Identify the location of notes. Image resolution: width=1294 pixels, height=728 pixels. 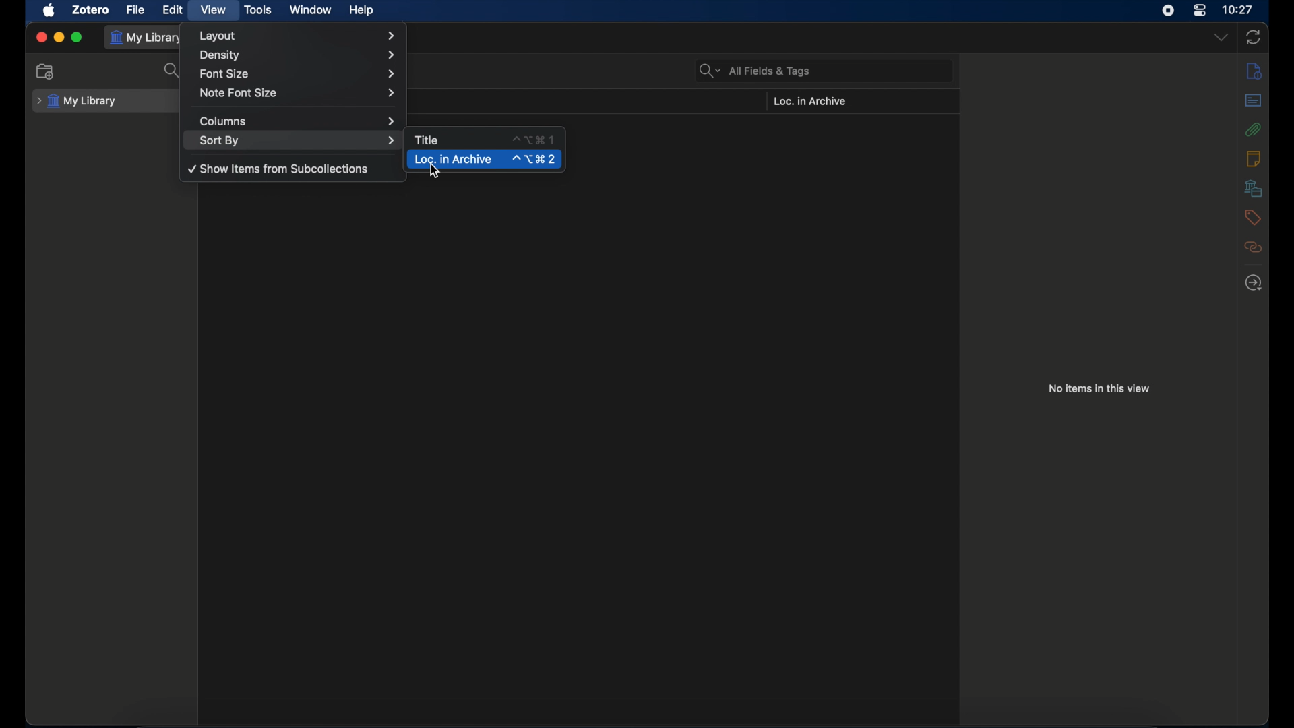
(1254, 71).